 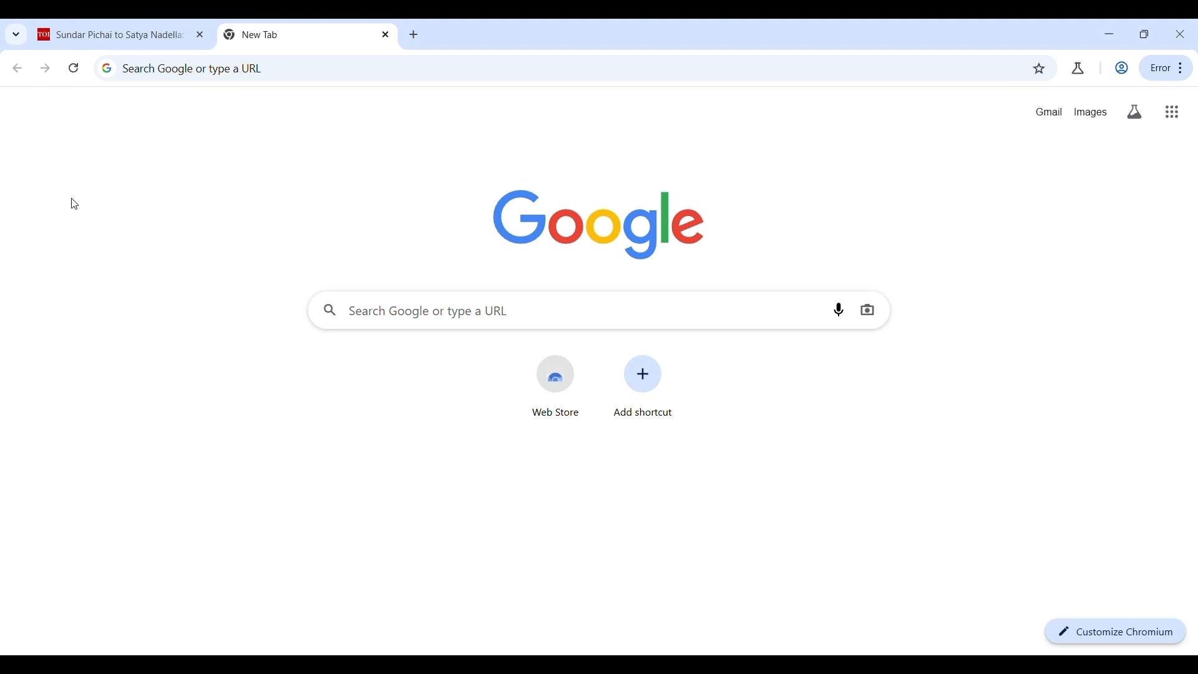 I want to click on Add new tab, so click(x=414, y=34).